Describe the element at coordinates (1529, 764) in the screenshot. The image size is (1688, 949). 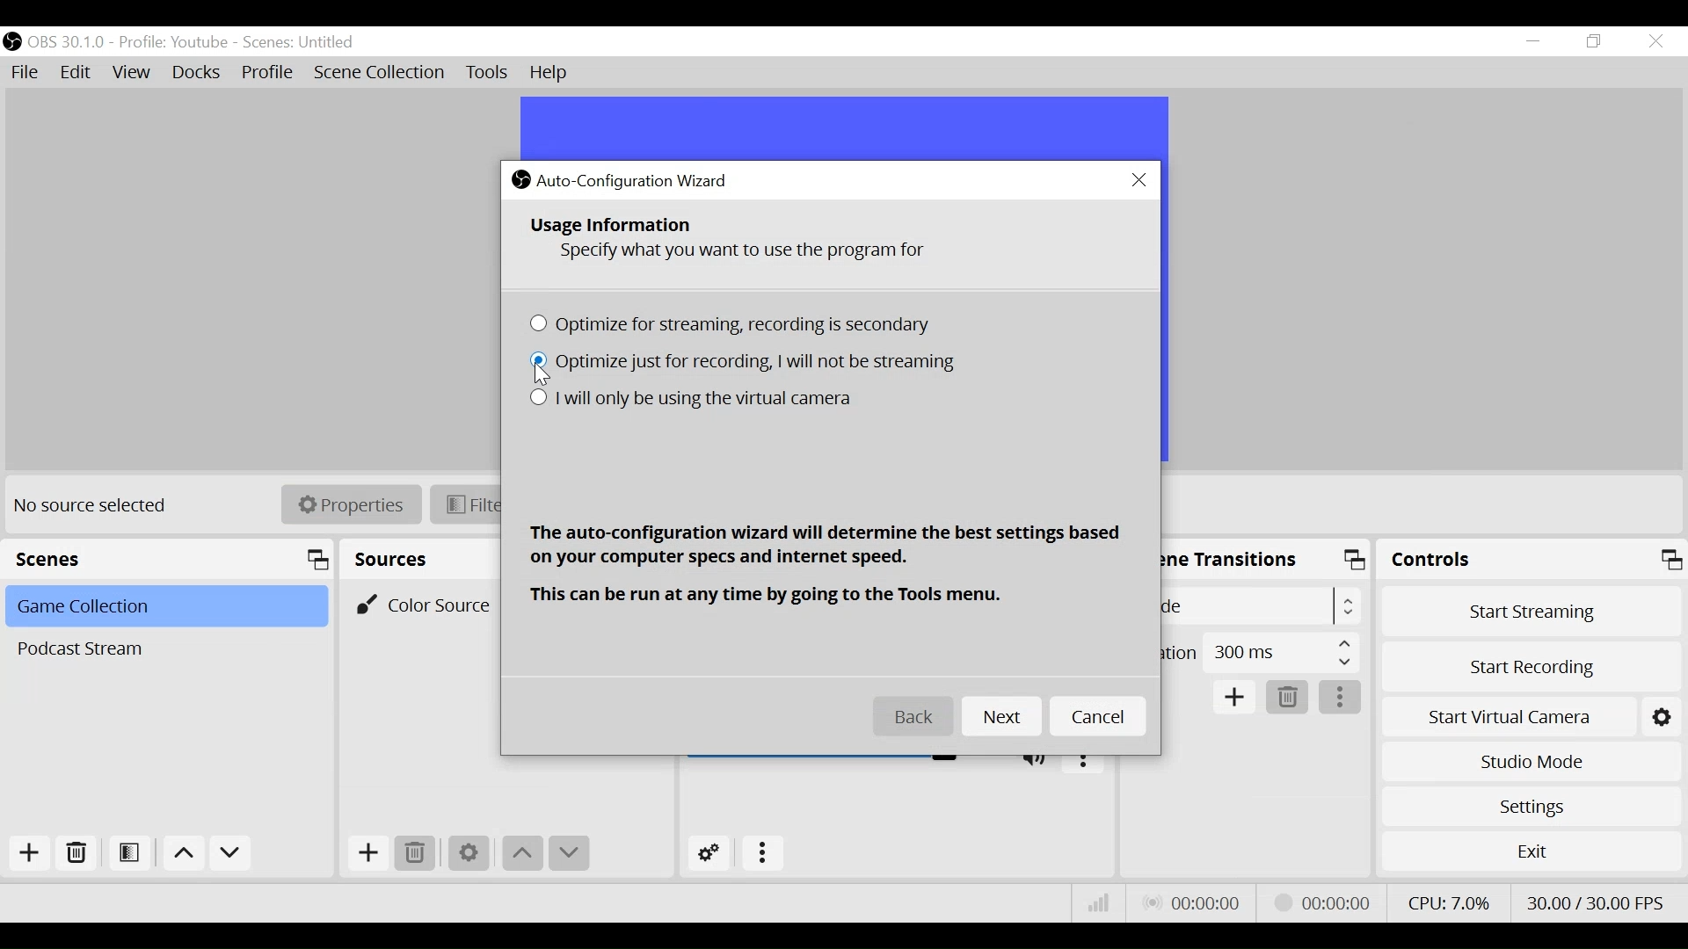
I see `Studio Mode` at that location.